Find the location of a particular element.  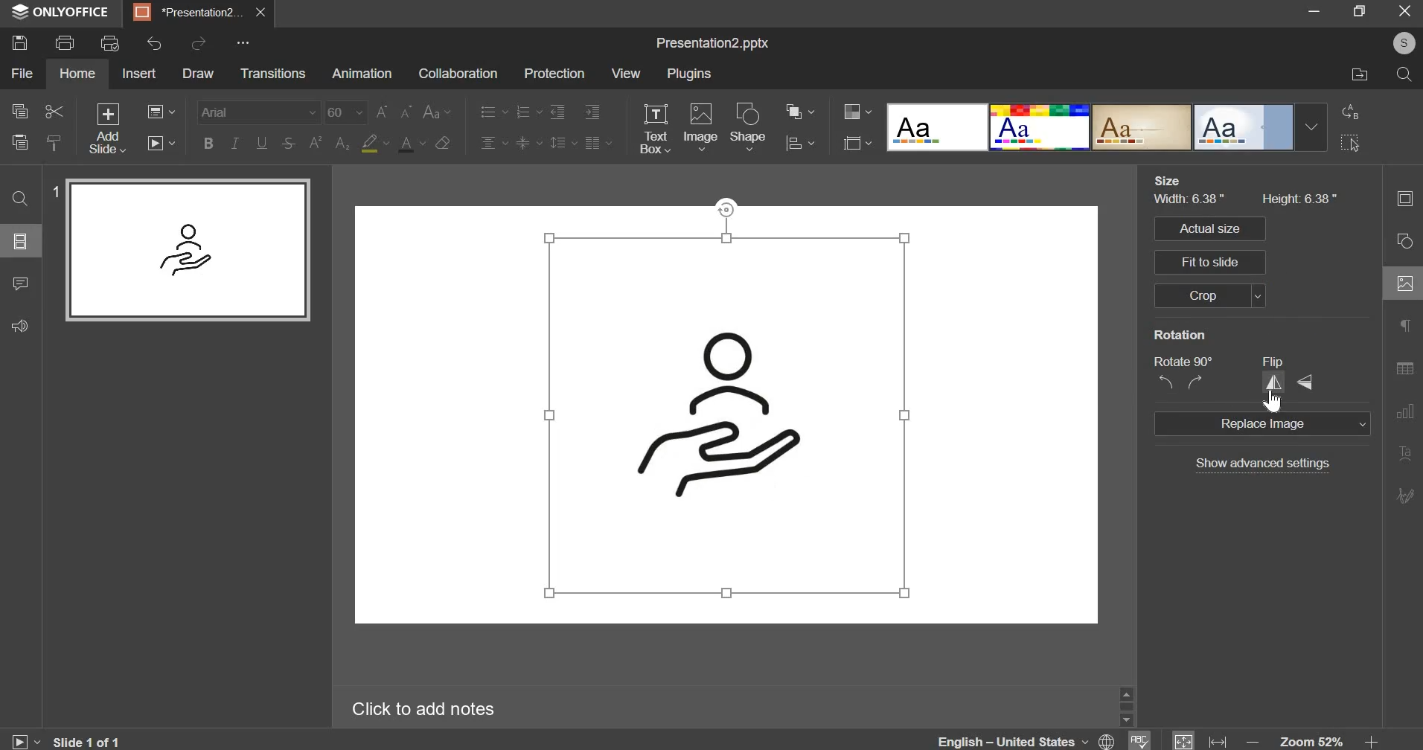

crop is located at coordinates (1221, 294).